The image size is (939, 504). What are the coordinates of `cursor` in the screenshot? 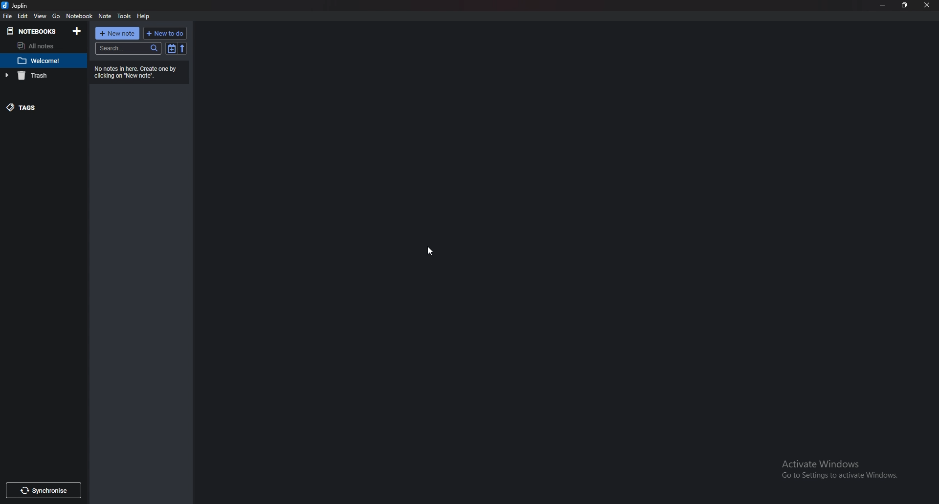 It's located at (429, 251).